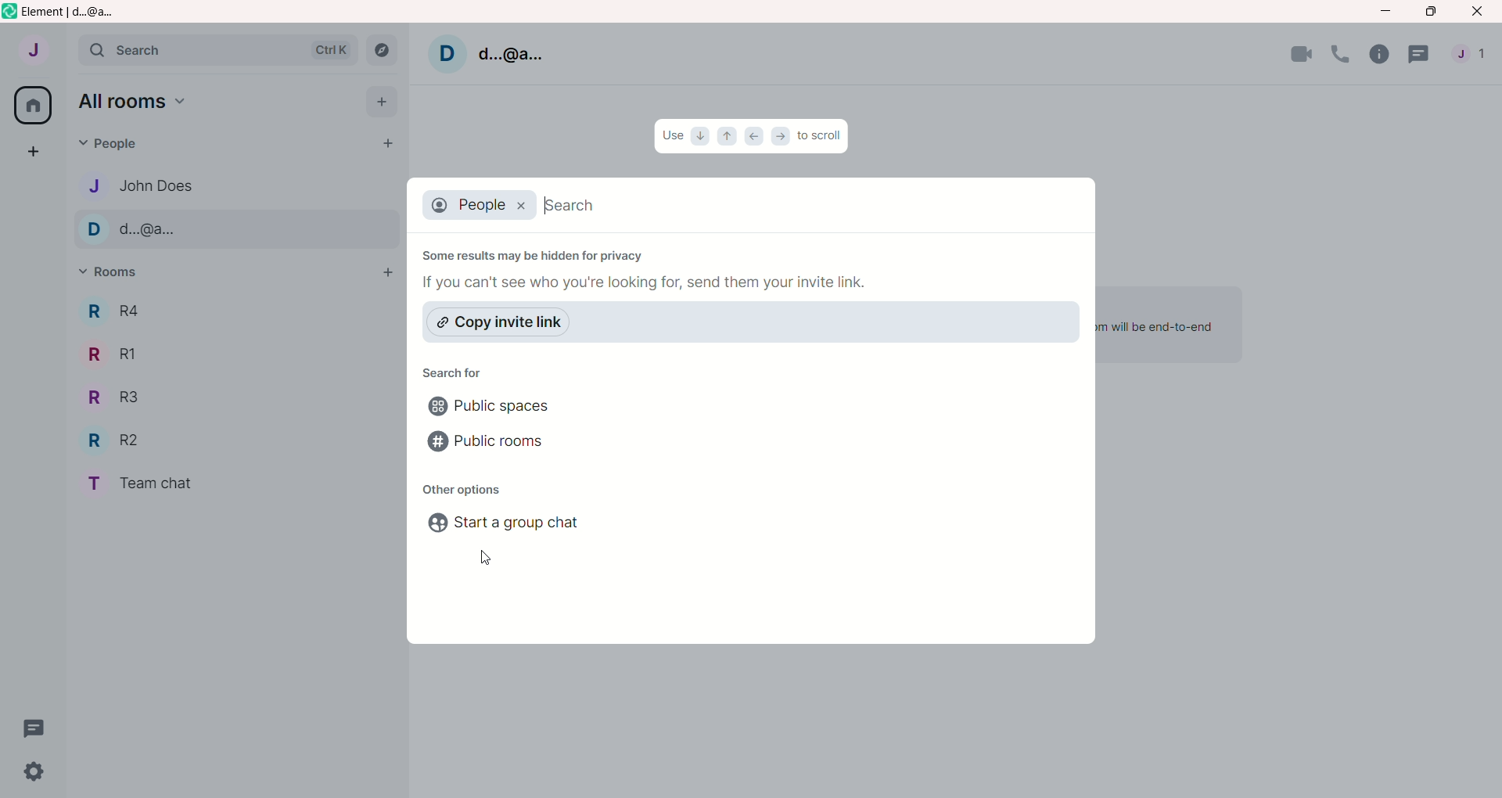 Image resolution: width=1502 pixels, height=798 pixels. I want to click on minimize, so click(1385, 9).